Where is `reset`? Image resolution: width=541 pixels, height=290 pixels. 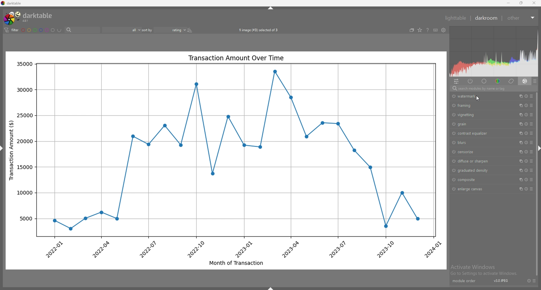
reset is located at coordinates (526, 115).